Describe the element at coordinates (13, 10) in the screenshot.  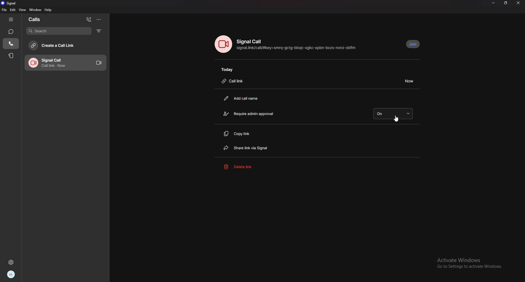
I see `edit` at that location.